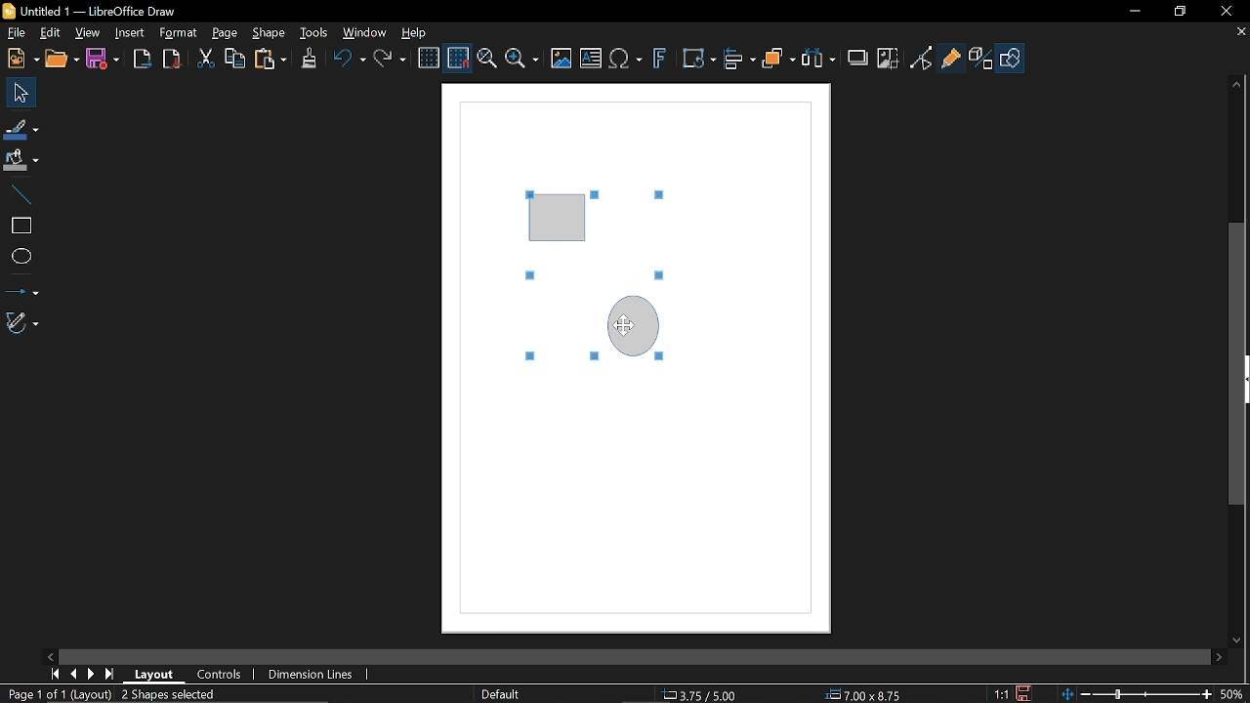  What do you see at coordinates (309, 675) in the screenshot?
I see `Dimension units` at bounding box center [309, 675].